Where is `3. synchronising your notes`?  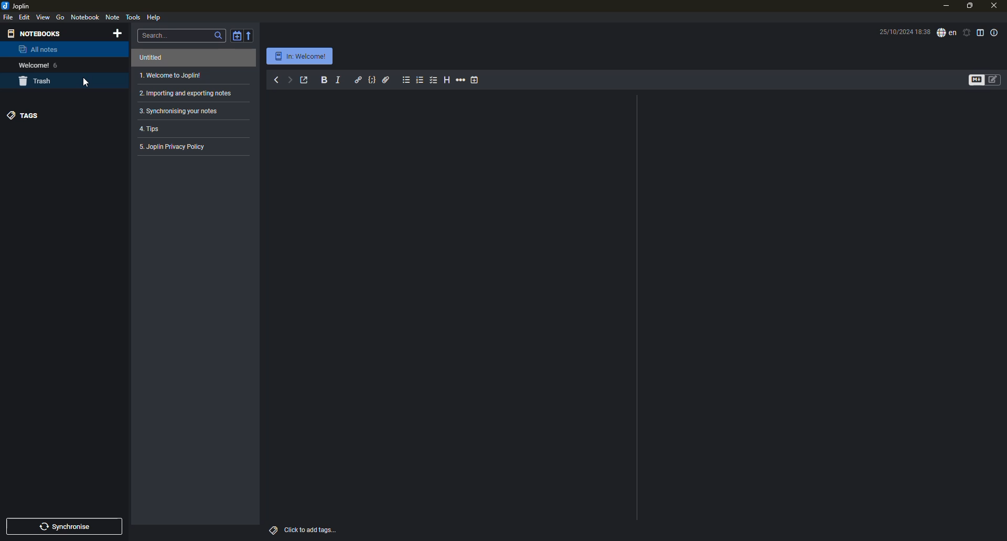
3. synchronising your notes is located at coordinates (183, 111).